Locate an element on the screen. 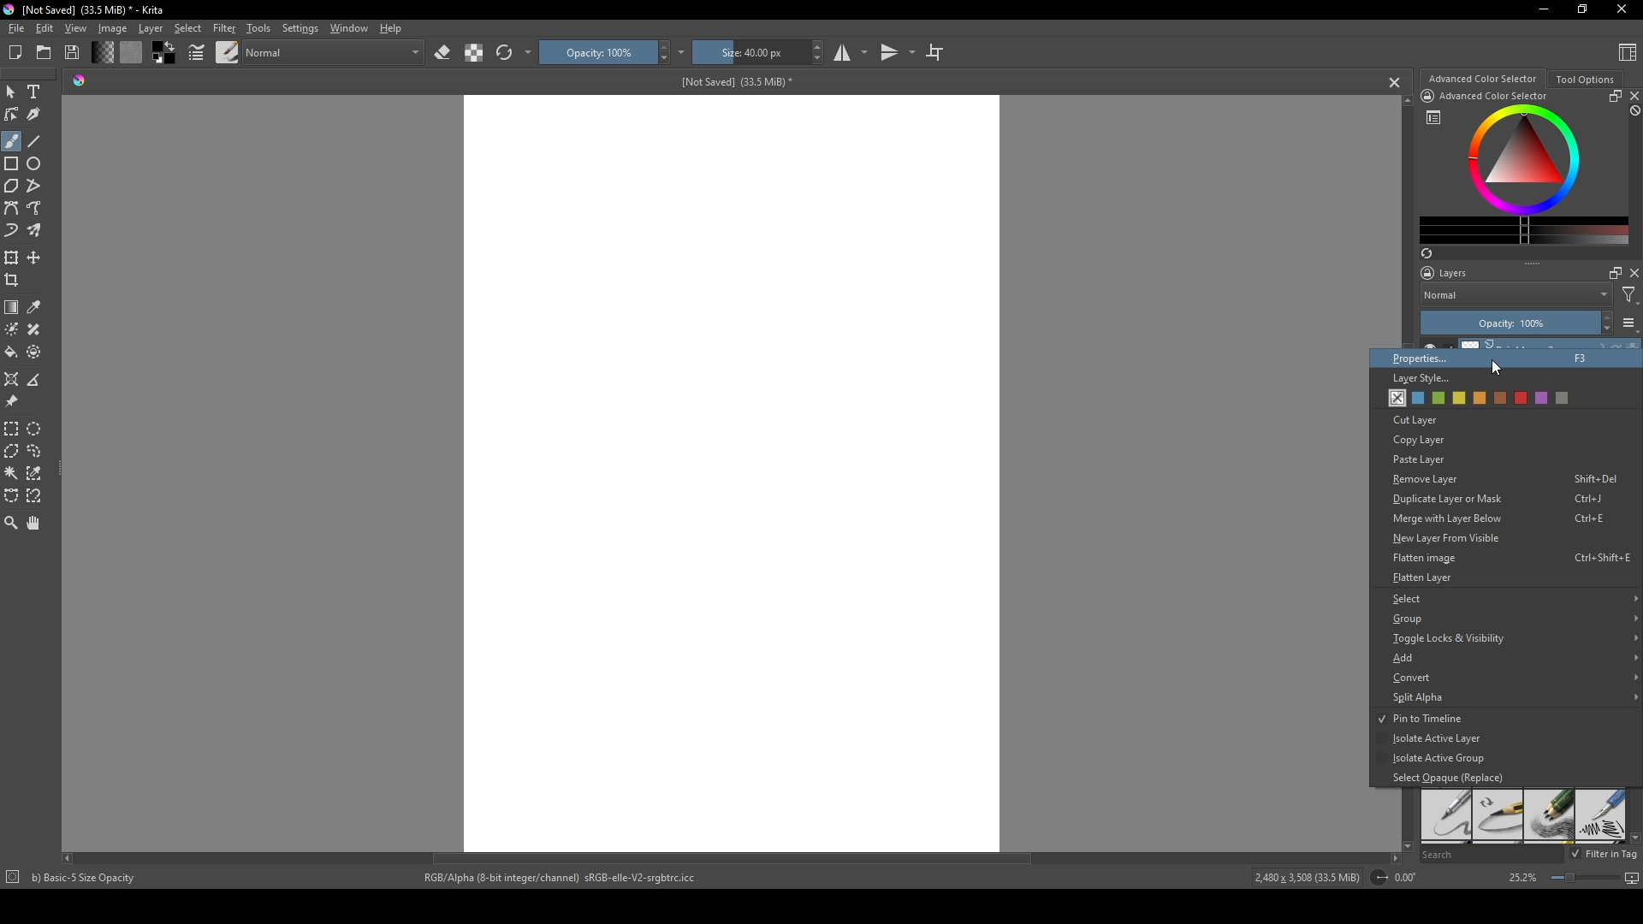 The height and width of the screenshot is (924, 1643). contrast is located at coordinates (473, 52).